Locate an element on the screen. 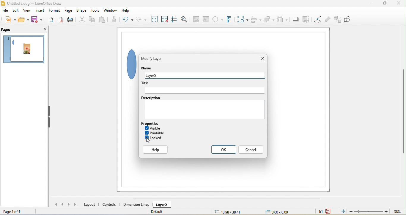 The height and width of the screenshot is (215, 406). special character is located at coordinates (217, 20).